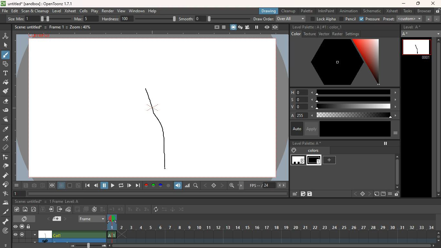 The width and height of the screenshot is (441, 248). What do you see at coordinates (87, 186) in the screenshot?
I see `beggining` at bounding box center [87, 186].